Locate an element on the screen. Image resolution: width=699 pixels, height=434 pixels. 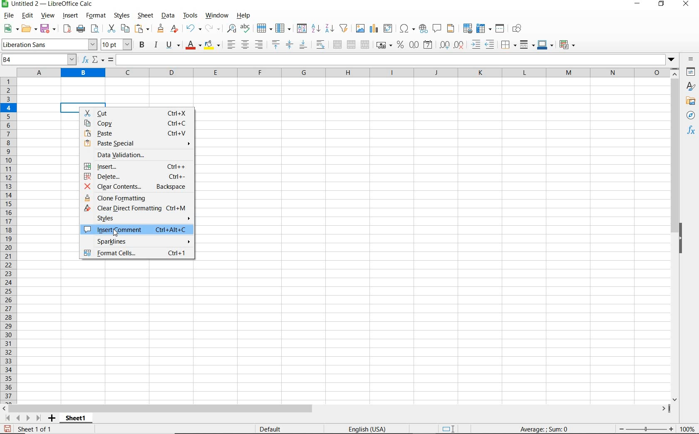
paste special is located at coordinates (137, 144).